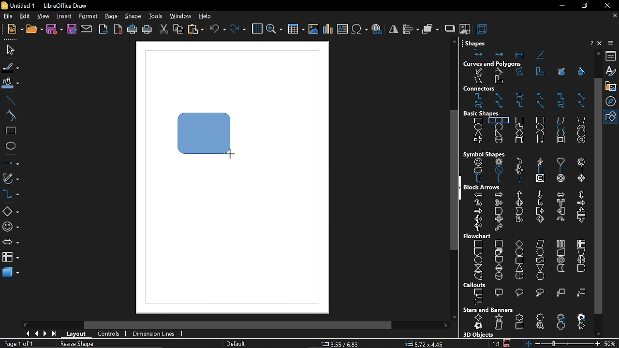  Describe the element at coordinates (10, 212) in the screenshot. I see `basic shapes` at that location.